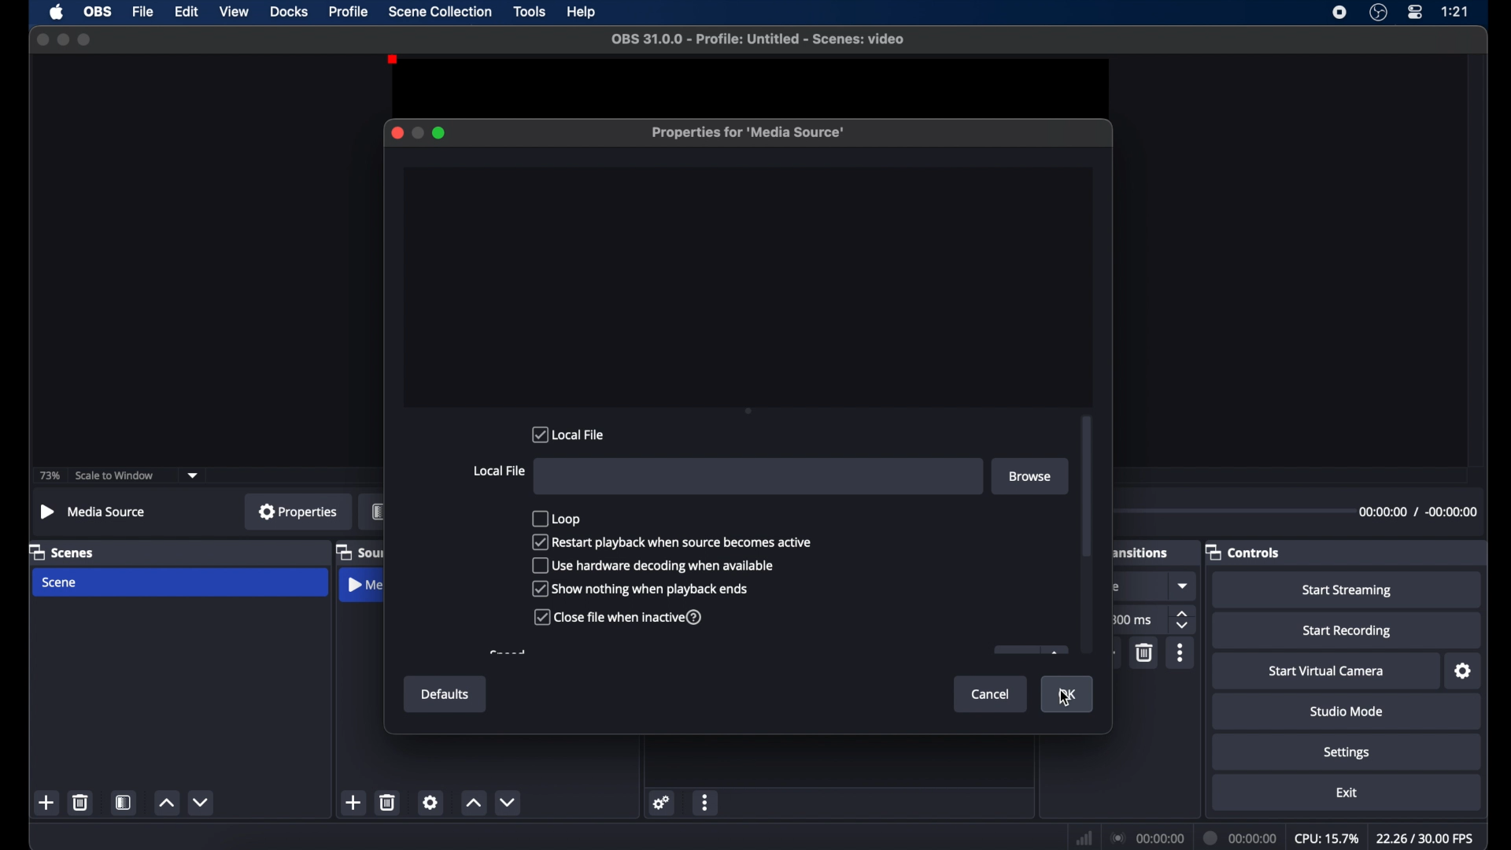 This screenshot has width=1511, height=850. Describe the element at coordinates (297, 512) in the screenshot. I see `properties` at that location.